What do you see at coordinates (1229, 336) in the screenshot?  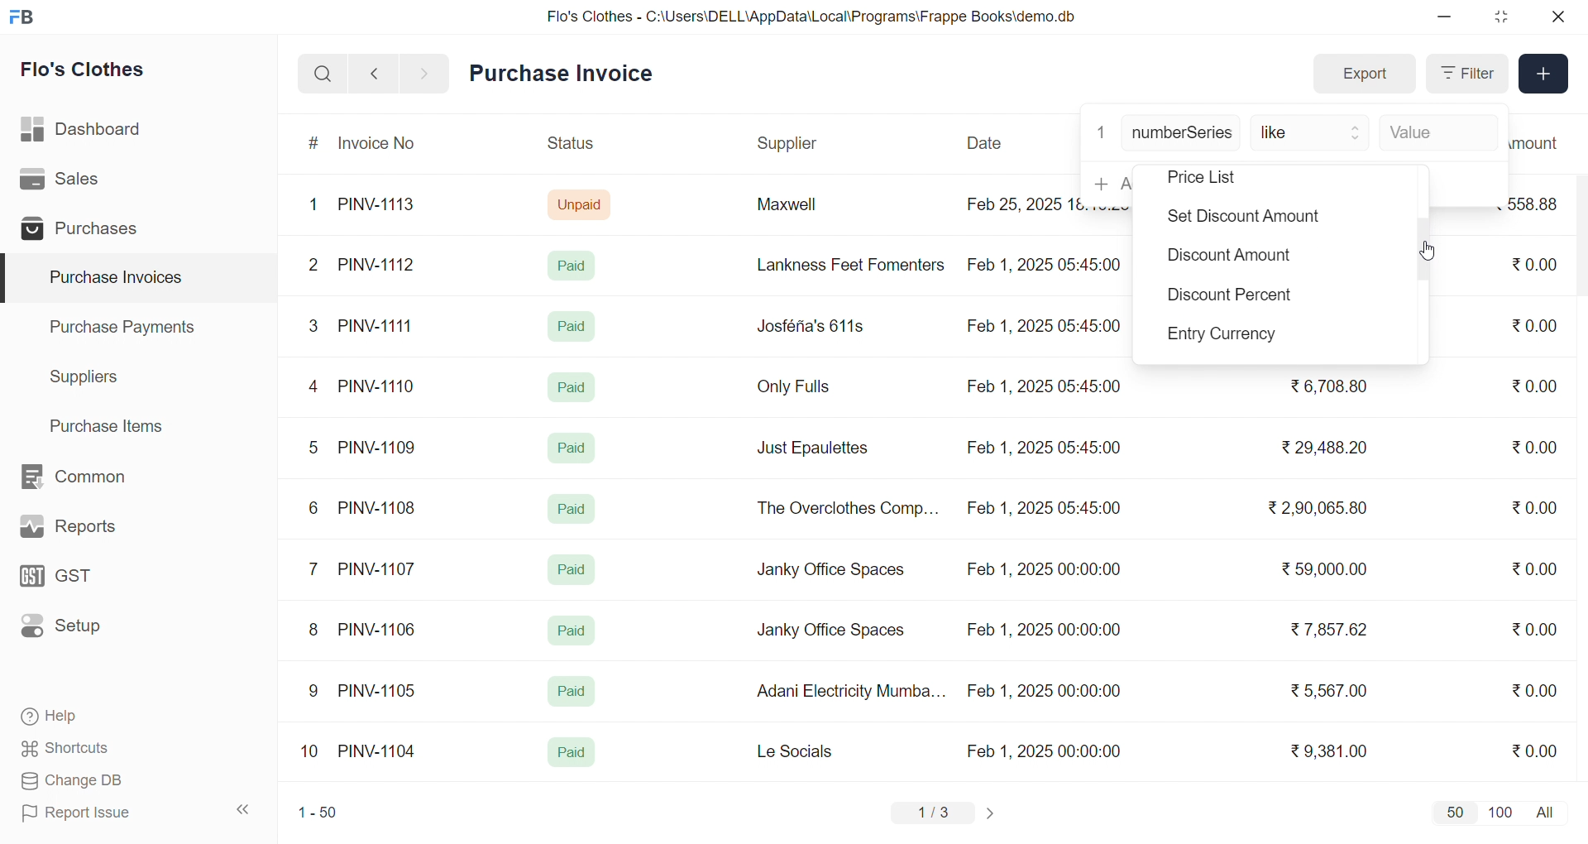 I see `Entry Currency` at bounding box center [1229, 336].